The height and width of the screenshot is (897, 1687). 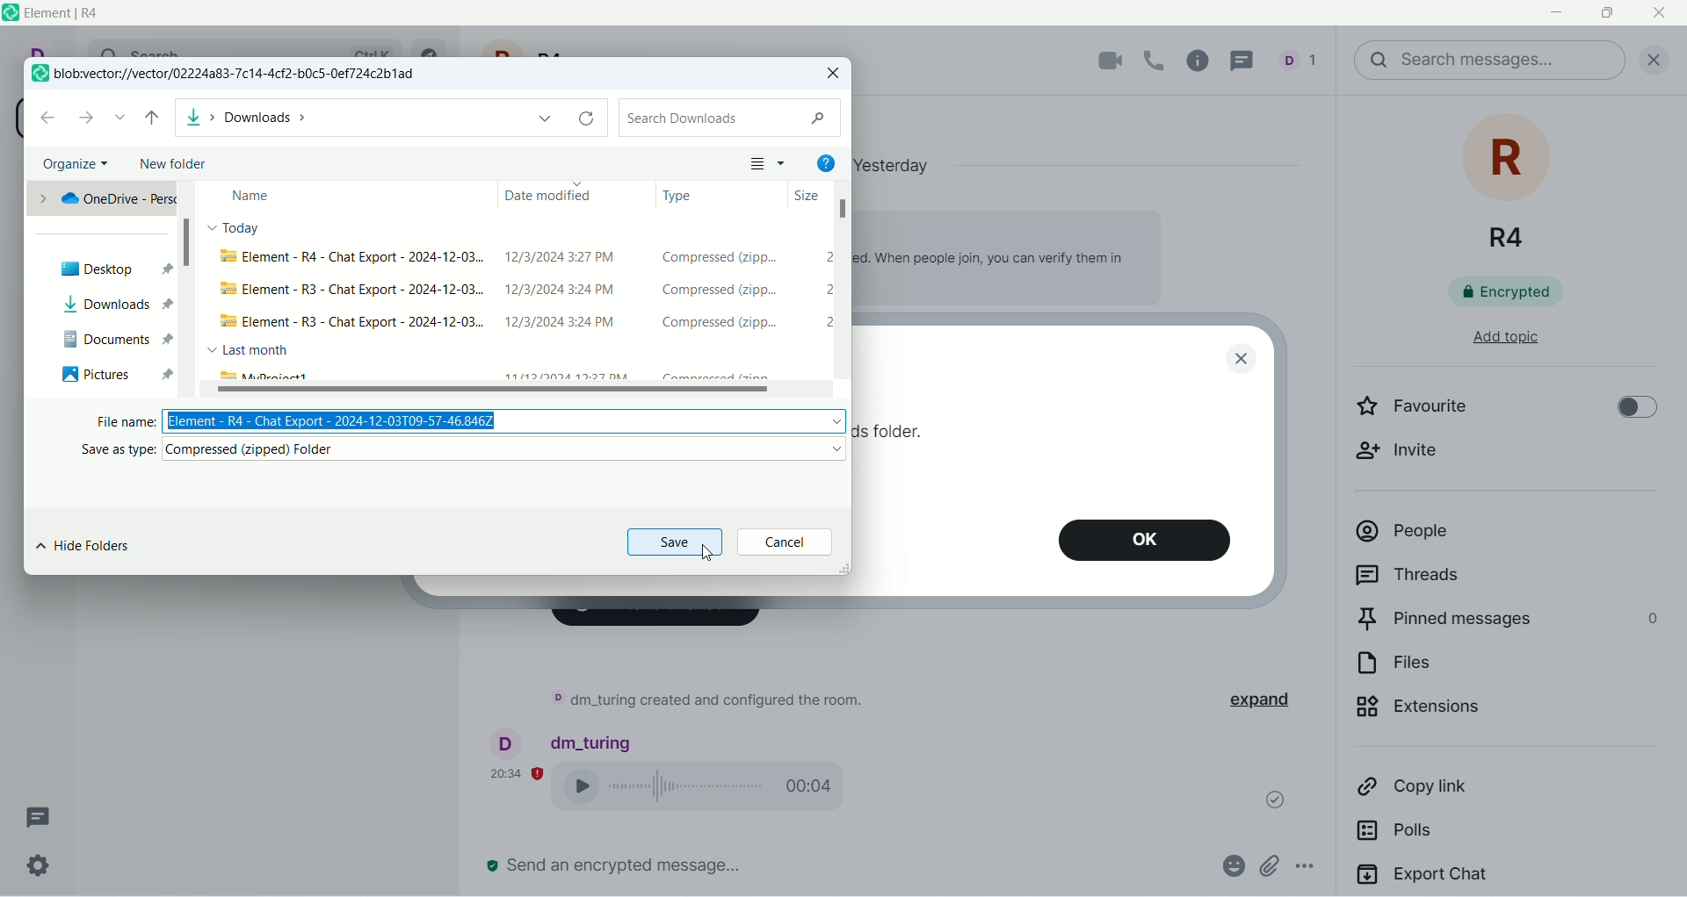 I want to click on favourite, so click(x=1436, y=411).